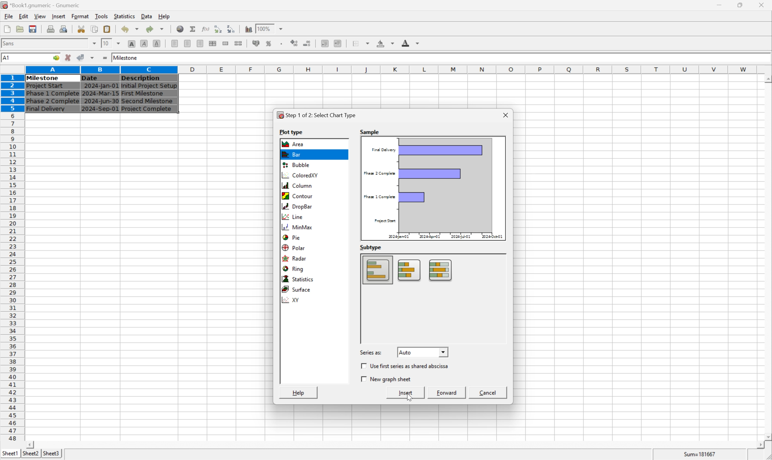  I want to click on bubble, so click(294, 165).